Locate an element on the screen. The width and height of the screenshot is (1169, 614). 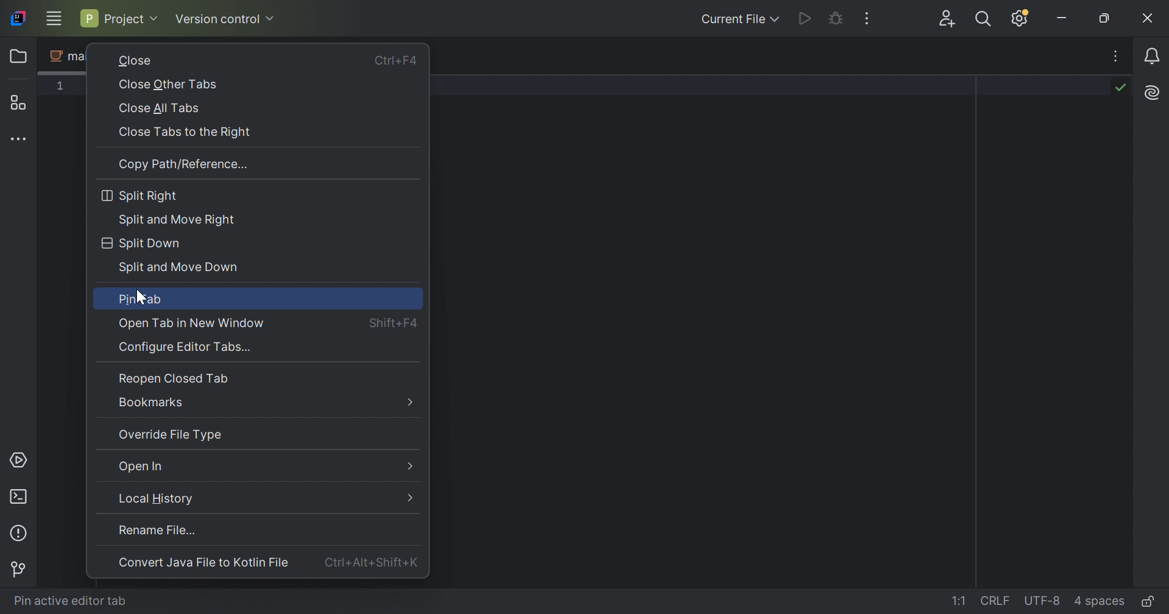
indent: 4 spaces is located at coordinates (1101, 601).